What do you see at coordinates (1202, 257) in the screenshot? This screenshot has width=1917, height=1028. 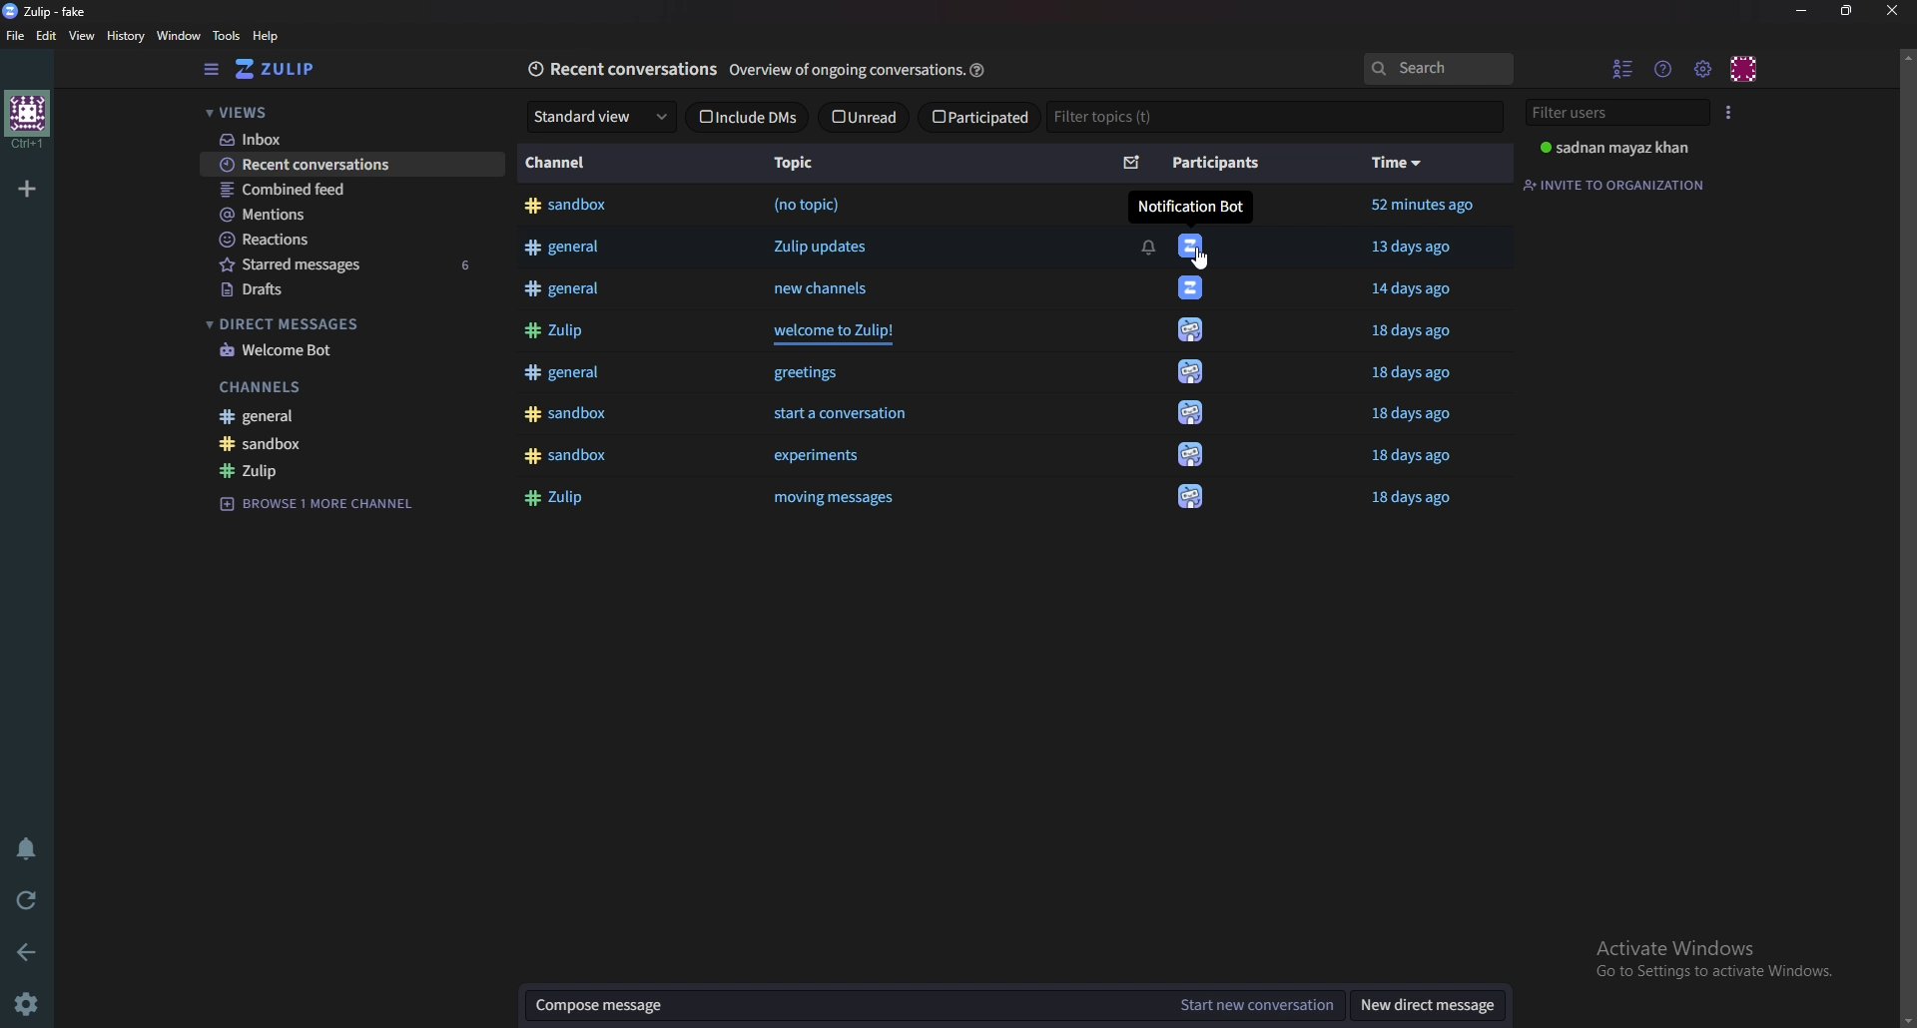 I see `cursor` at bounding box center [1202, 257].